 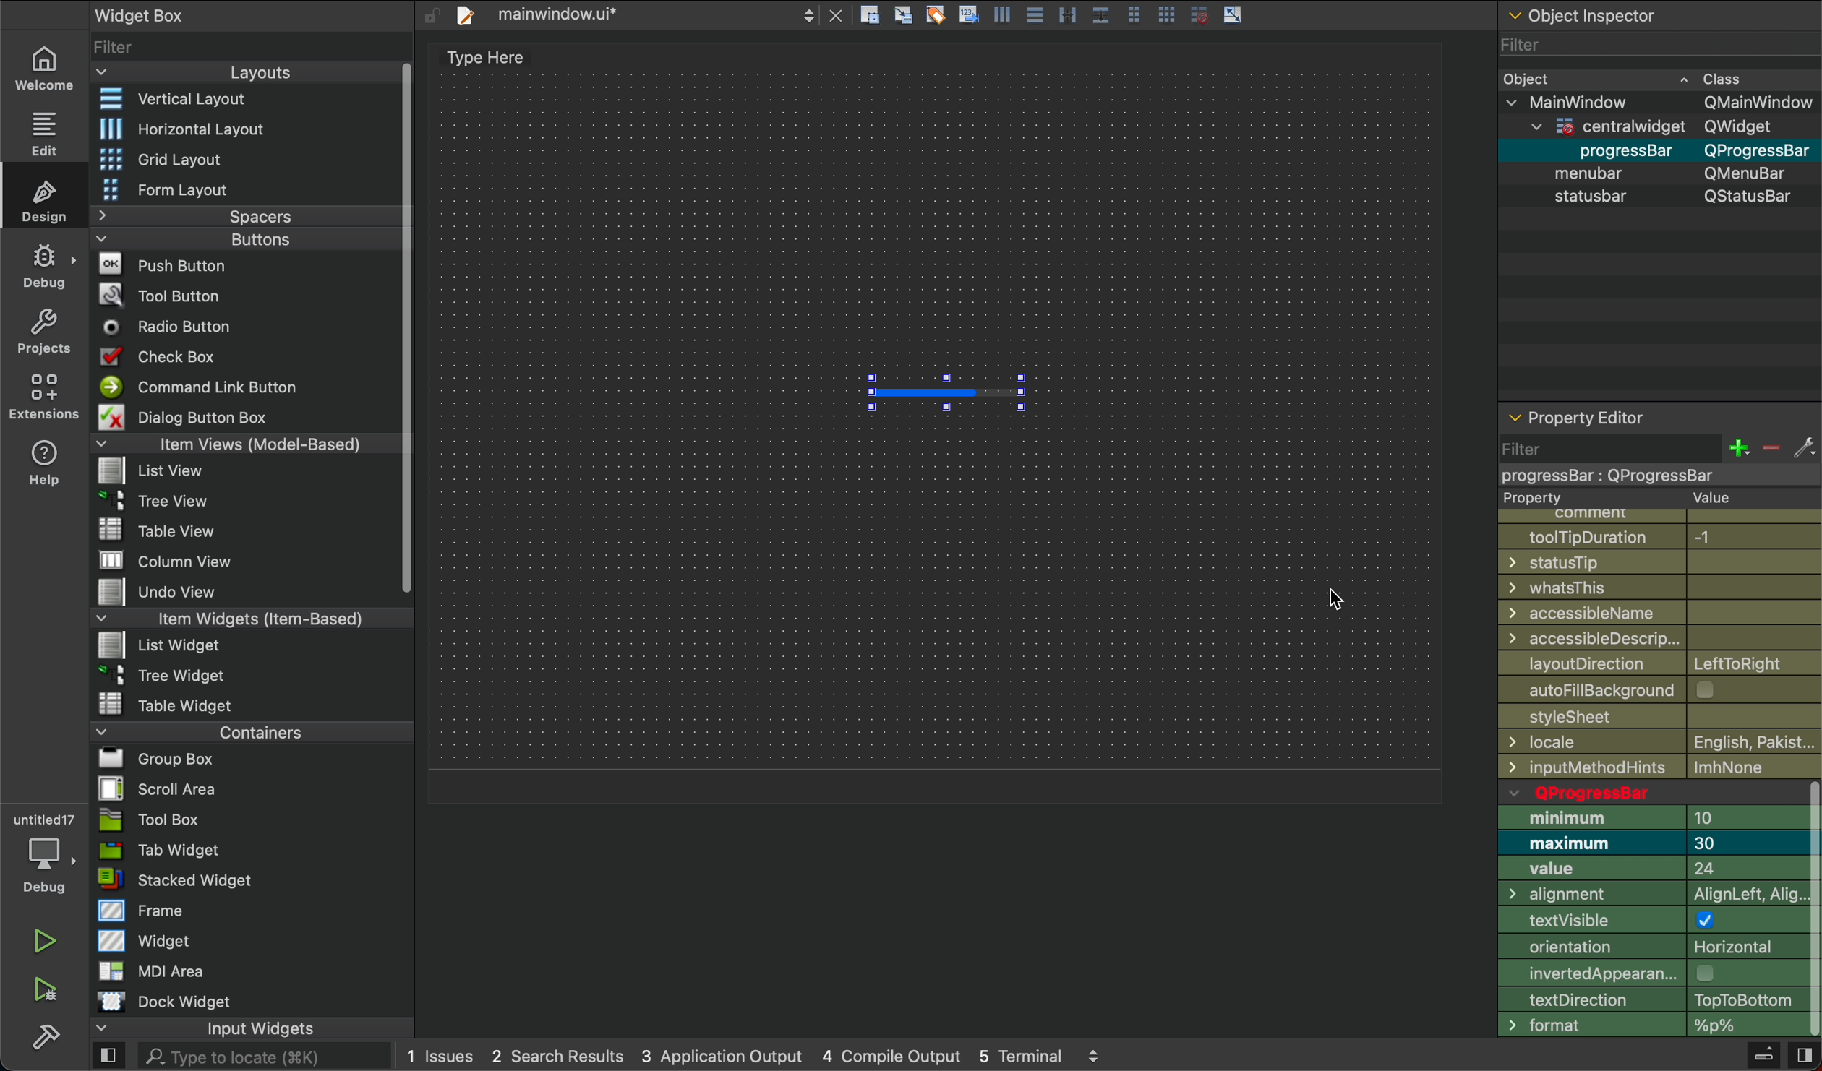 What do you see at coordinates (203, 1028) in the screenshot?
I see `Input Widget` at bounding box center [203, 1028].